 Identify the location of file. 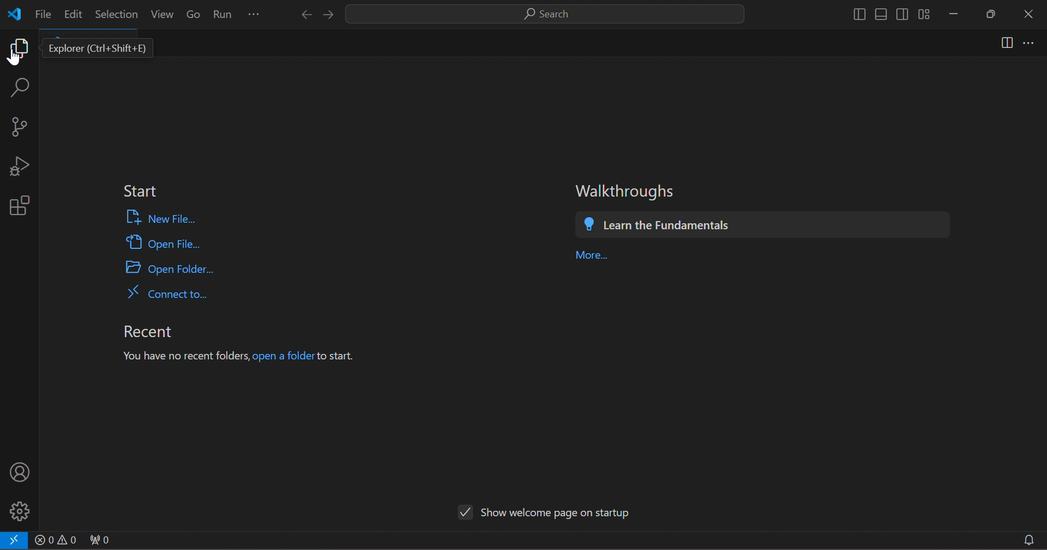
(42, 15).